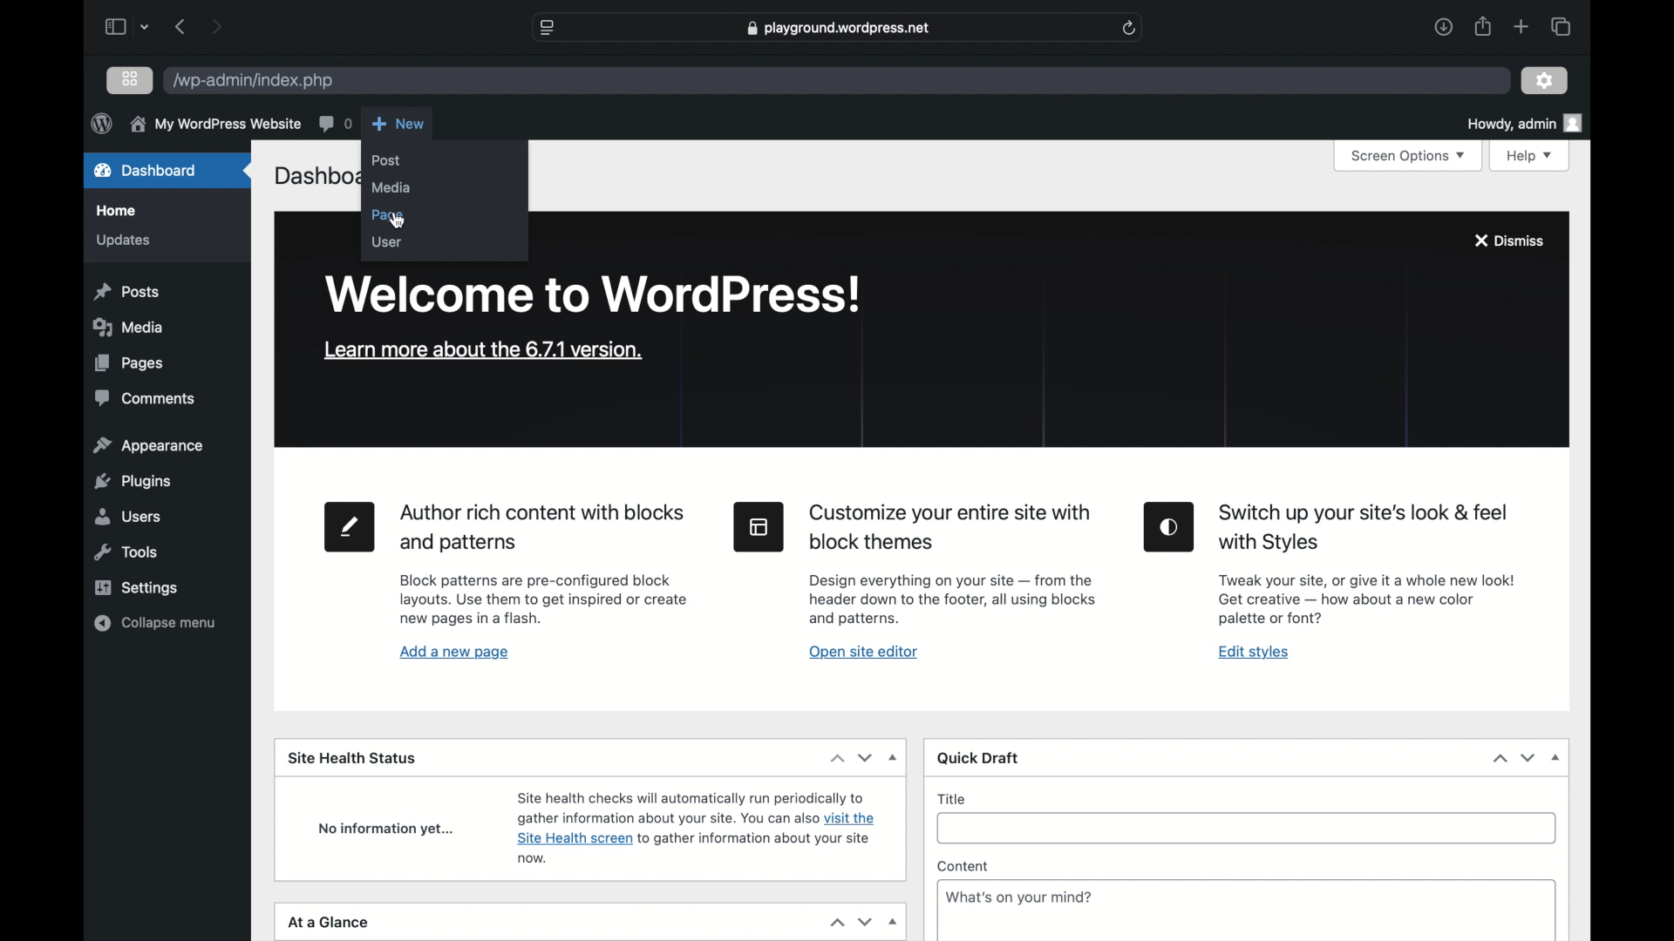  What do you see at coordinates (388, 829) in the screenshot?
I see `no information yet` at bounding box center [388, 829].